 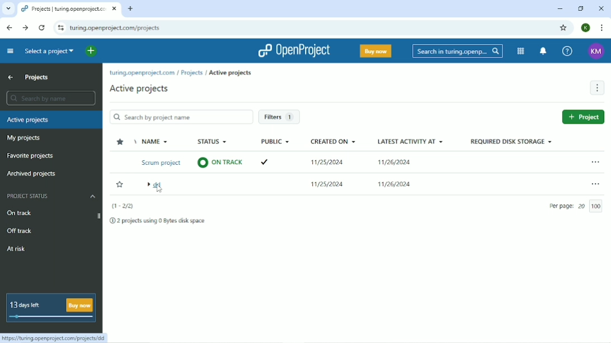 I want to click on Public, so click(x=274, y=142).